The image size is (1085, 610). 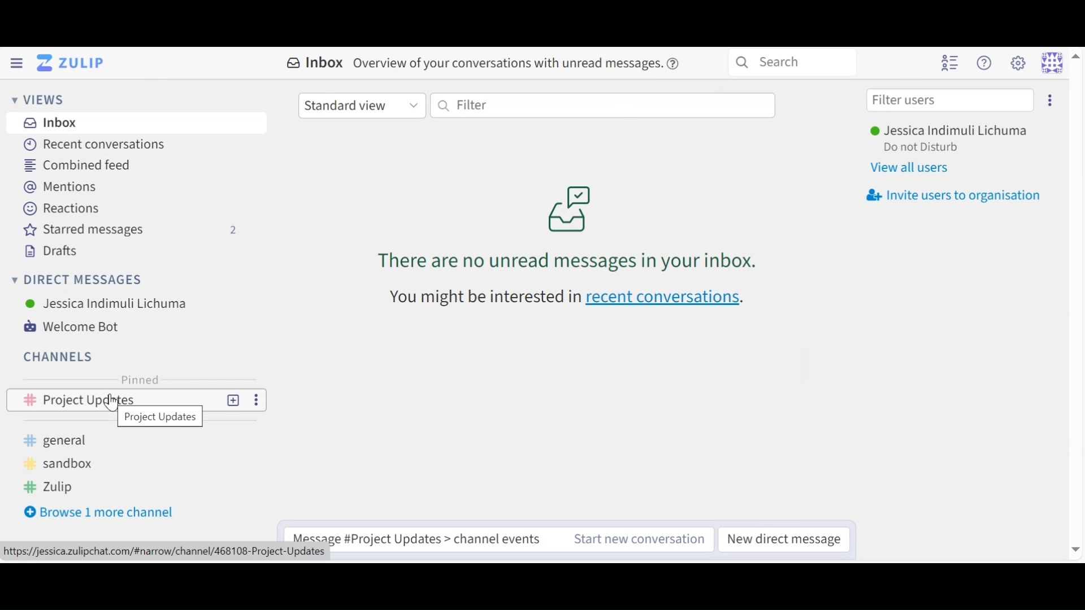 I want to click on general, so click(x=55, y=441).